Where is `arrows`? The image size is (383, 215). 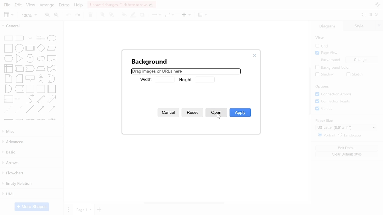
arrows is located at coordinates (31, 163).